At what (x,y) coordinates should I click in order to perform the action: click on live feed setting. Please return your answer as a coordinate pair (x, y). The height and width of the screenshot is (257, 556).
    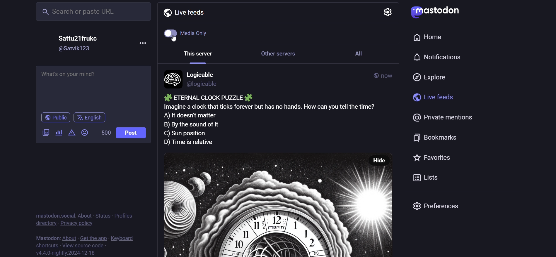
    Looking at the image, I should click on (384, 12).